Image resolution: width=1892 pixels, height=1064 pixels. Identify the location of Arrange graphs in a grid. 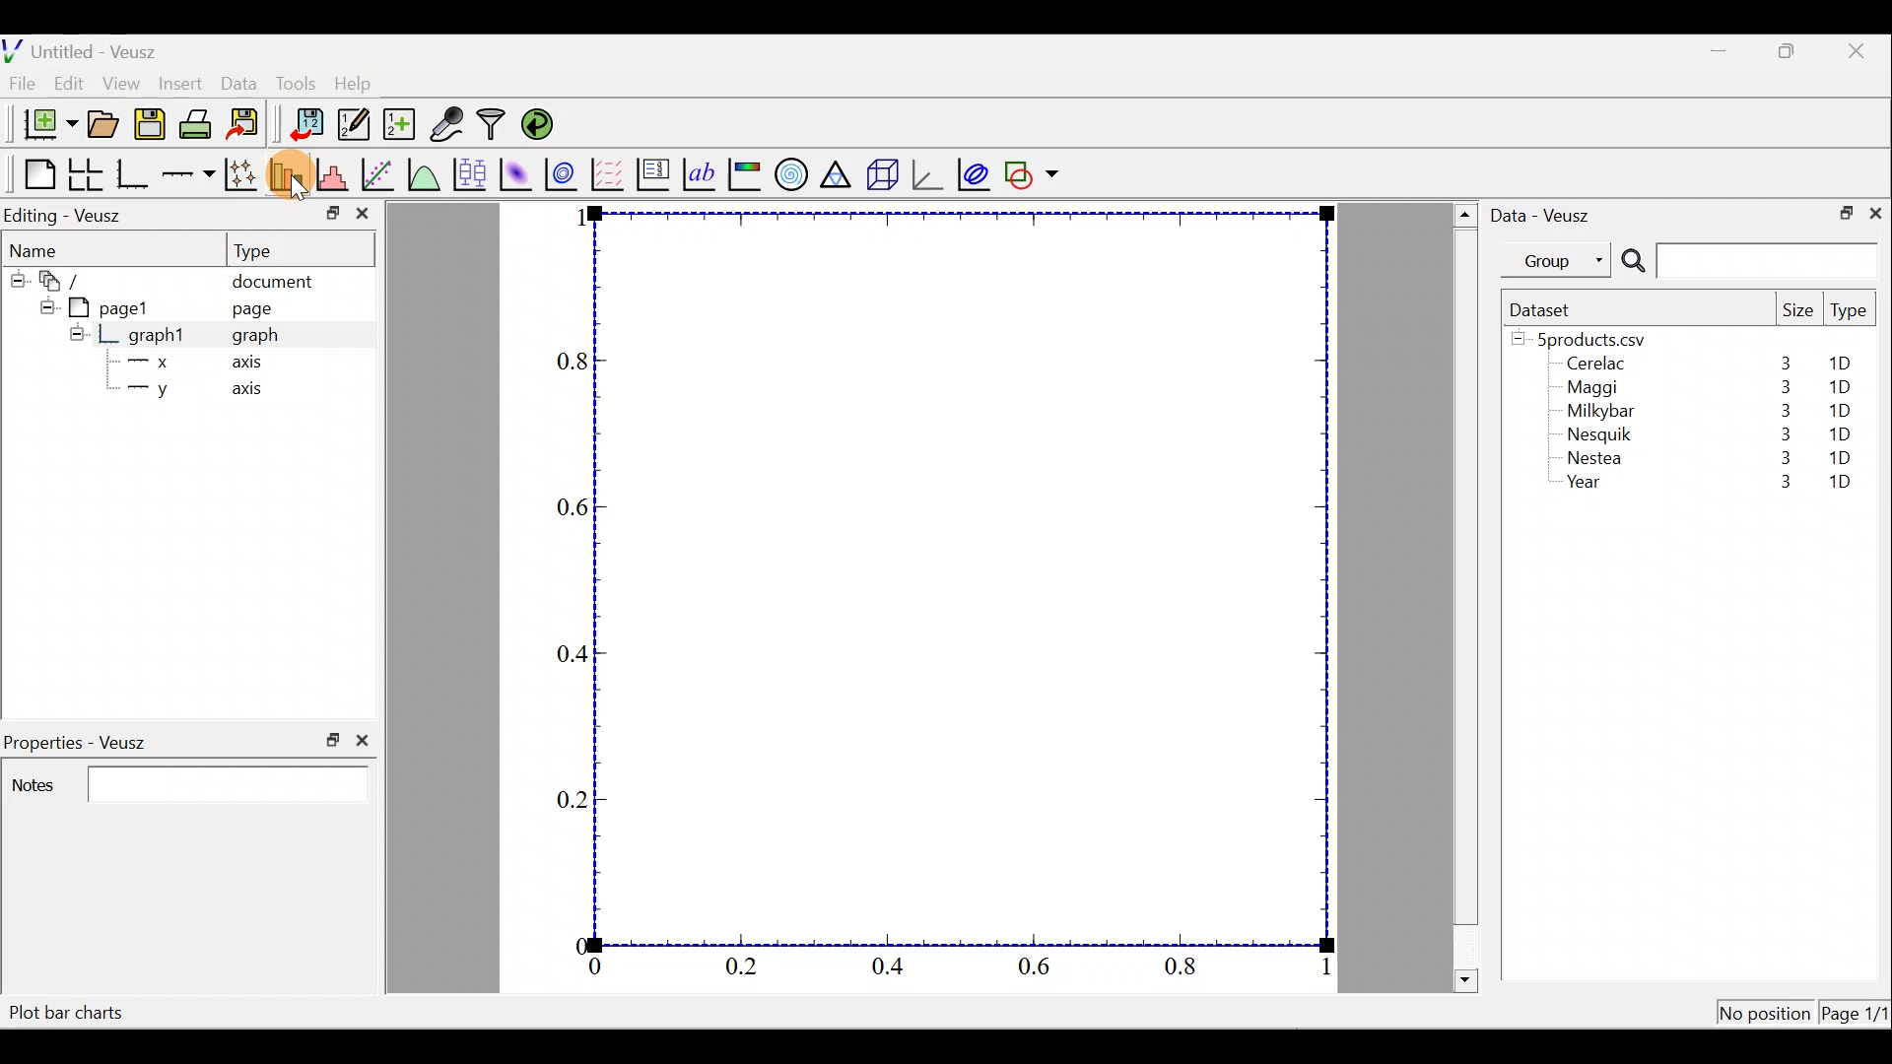
(85, 174).